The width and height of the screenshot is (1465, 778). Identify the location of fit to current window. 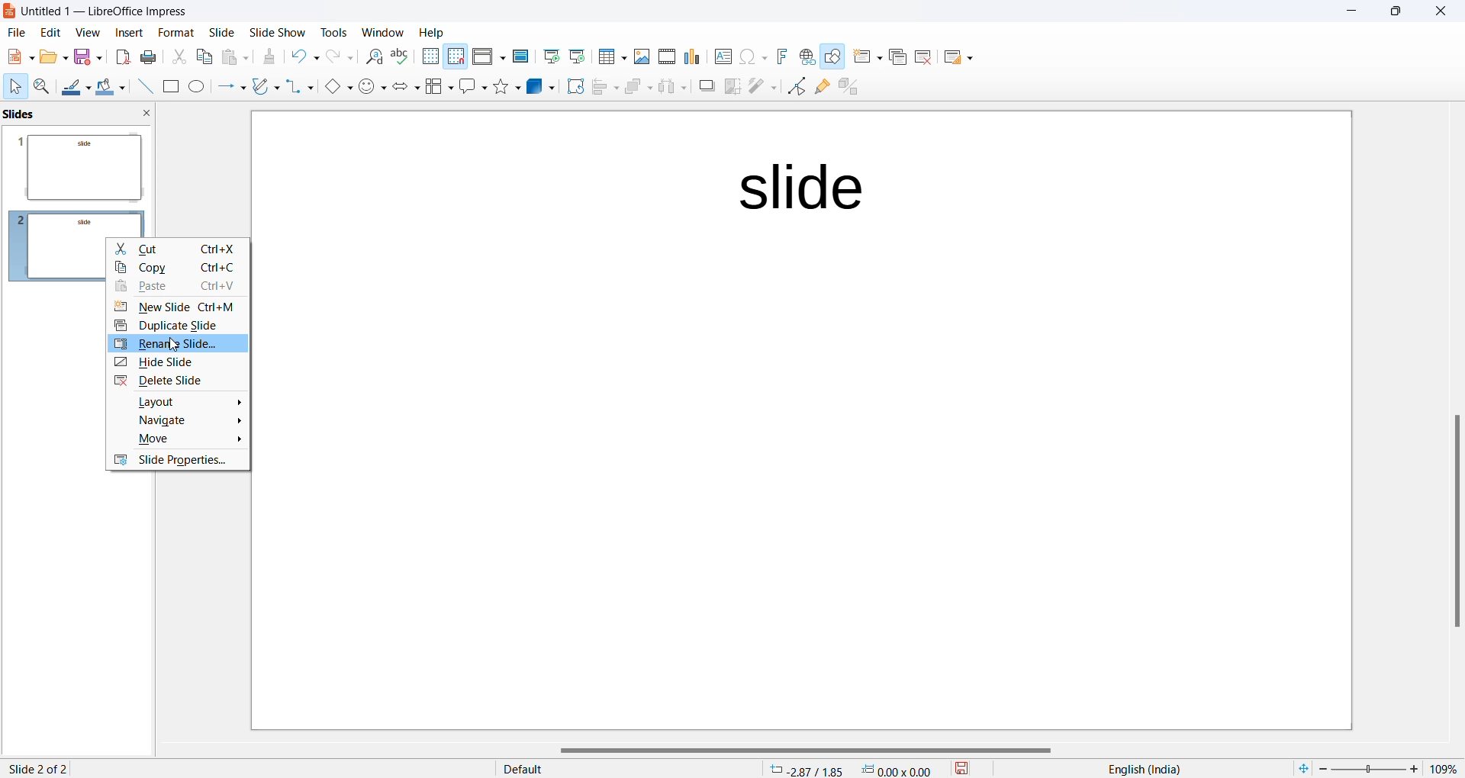
(1299, 768).